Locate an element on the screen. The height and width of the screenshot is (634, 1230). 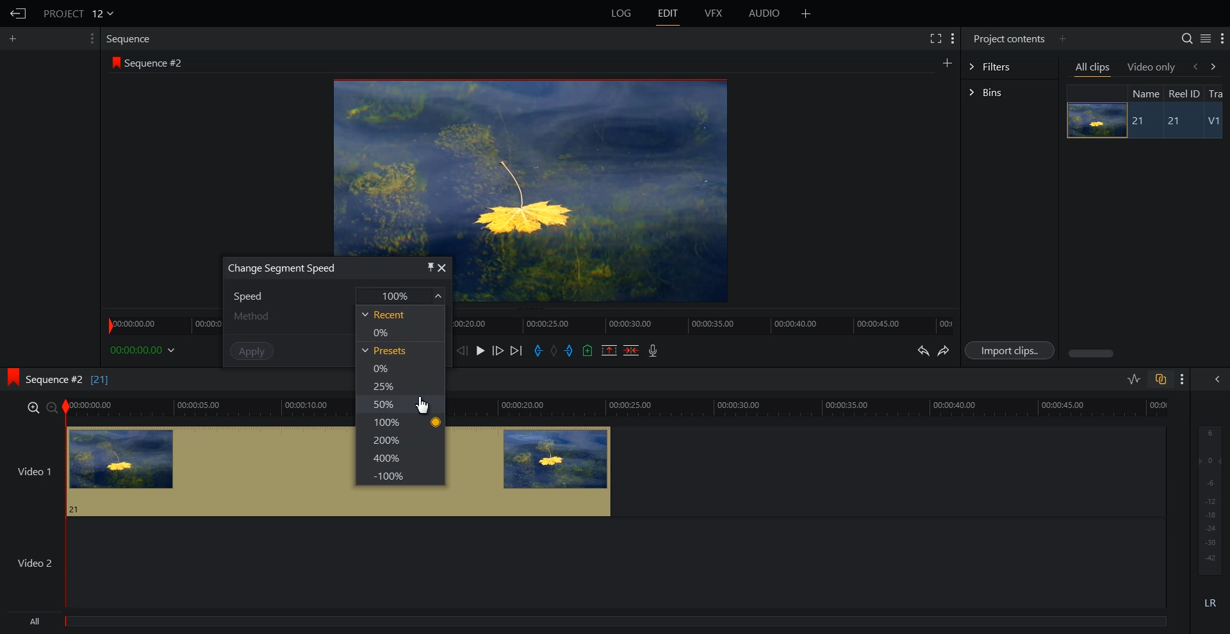
25% is located at coordinates (382, 386).